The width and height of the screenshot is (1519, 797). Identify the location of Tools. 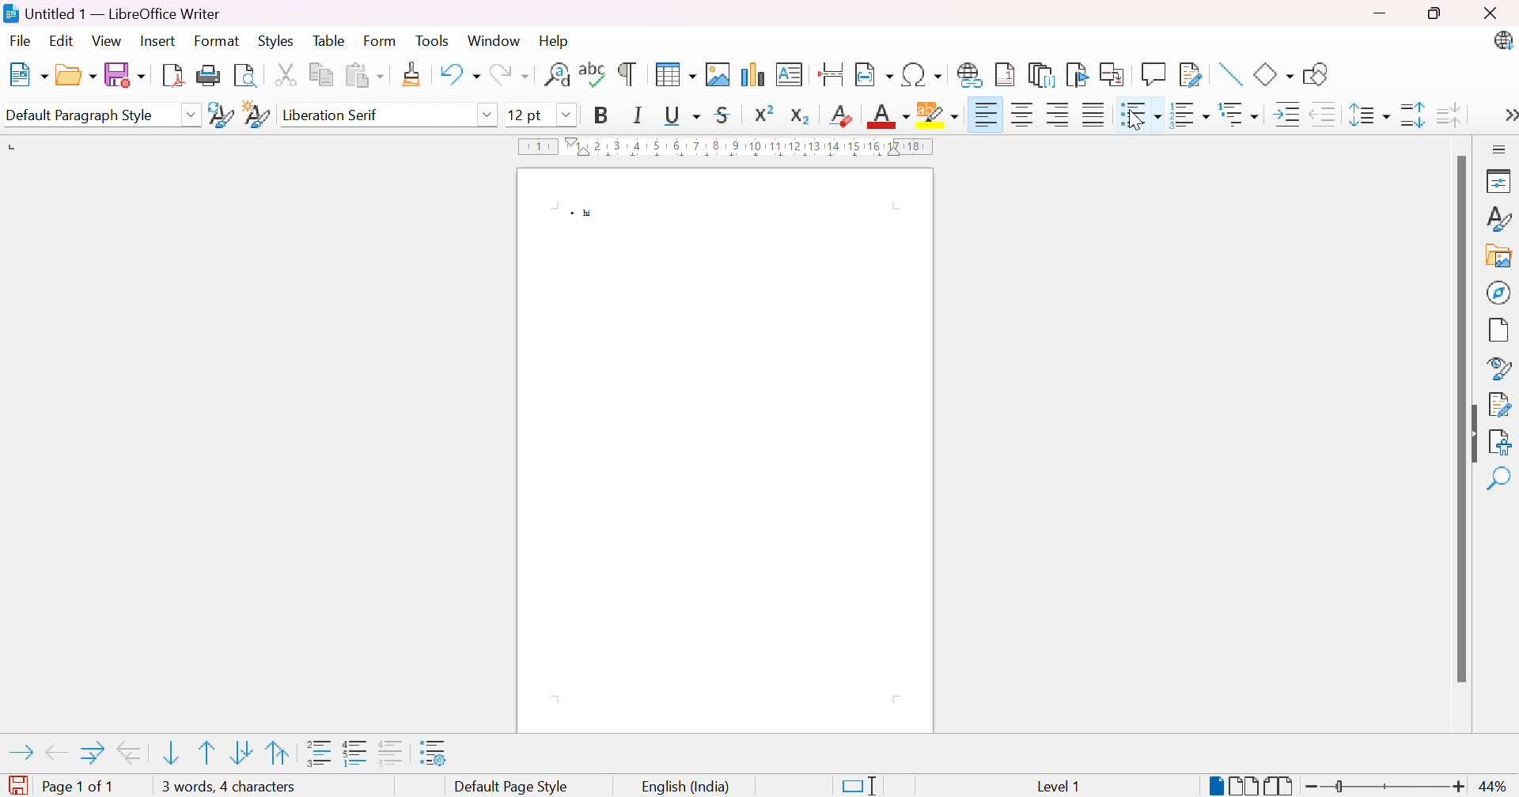
(432, 40).